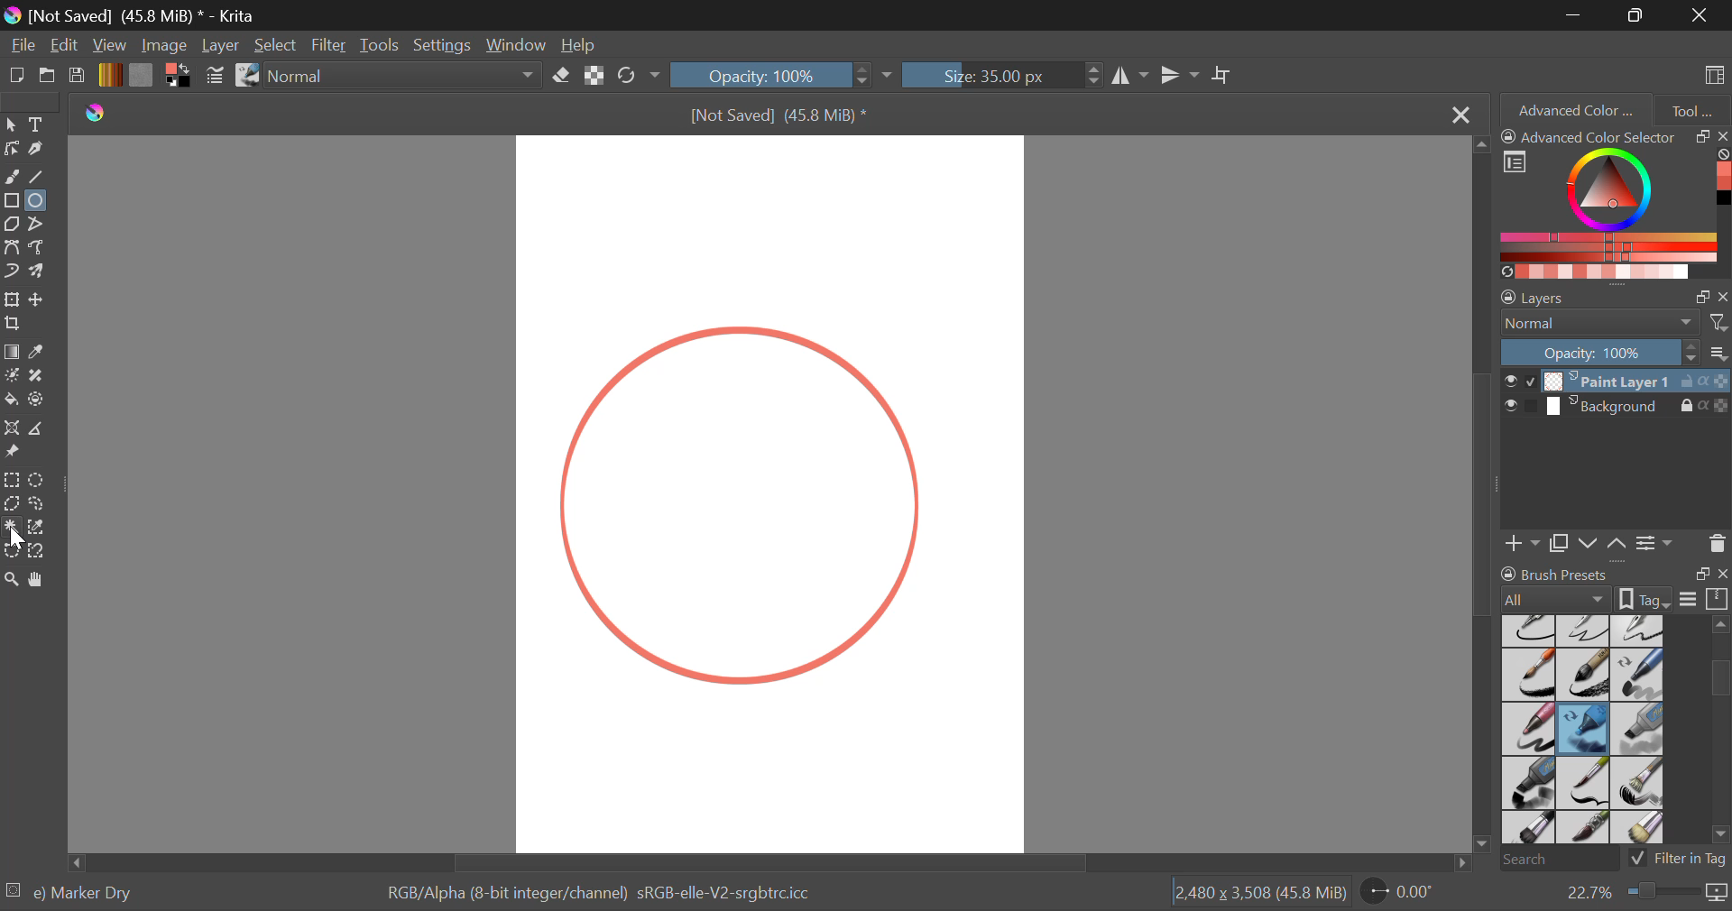 This screenshot has width=1732, height=911. Describe the element at coordinates (11, 479) in the screenshot. I see `Rectangle Selection Tool` at that location.